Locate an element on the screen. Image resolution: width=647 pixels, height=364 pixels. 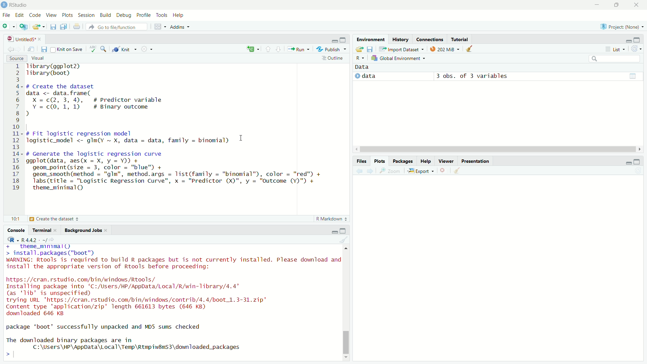
Source is located at coordinates (17, 58).